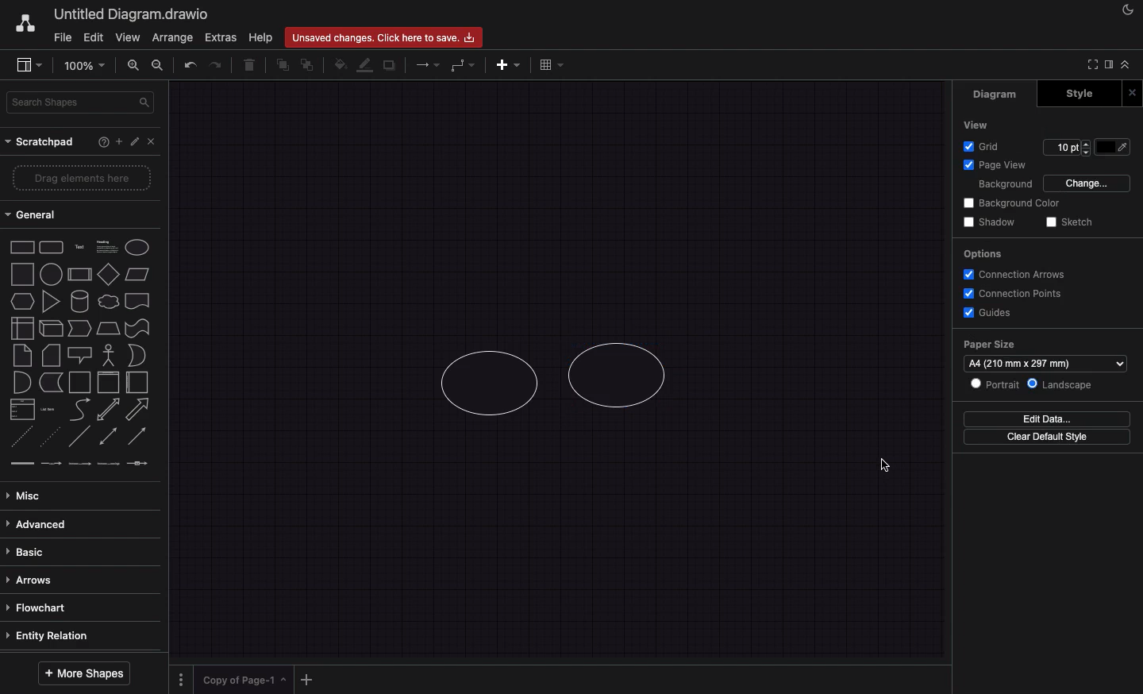 The height and width of the screenshot is (694, 1143). What do you see at coordinates (22, 327) in the screenshot?
I see `internal storage` at bounding box center [22, 327].